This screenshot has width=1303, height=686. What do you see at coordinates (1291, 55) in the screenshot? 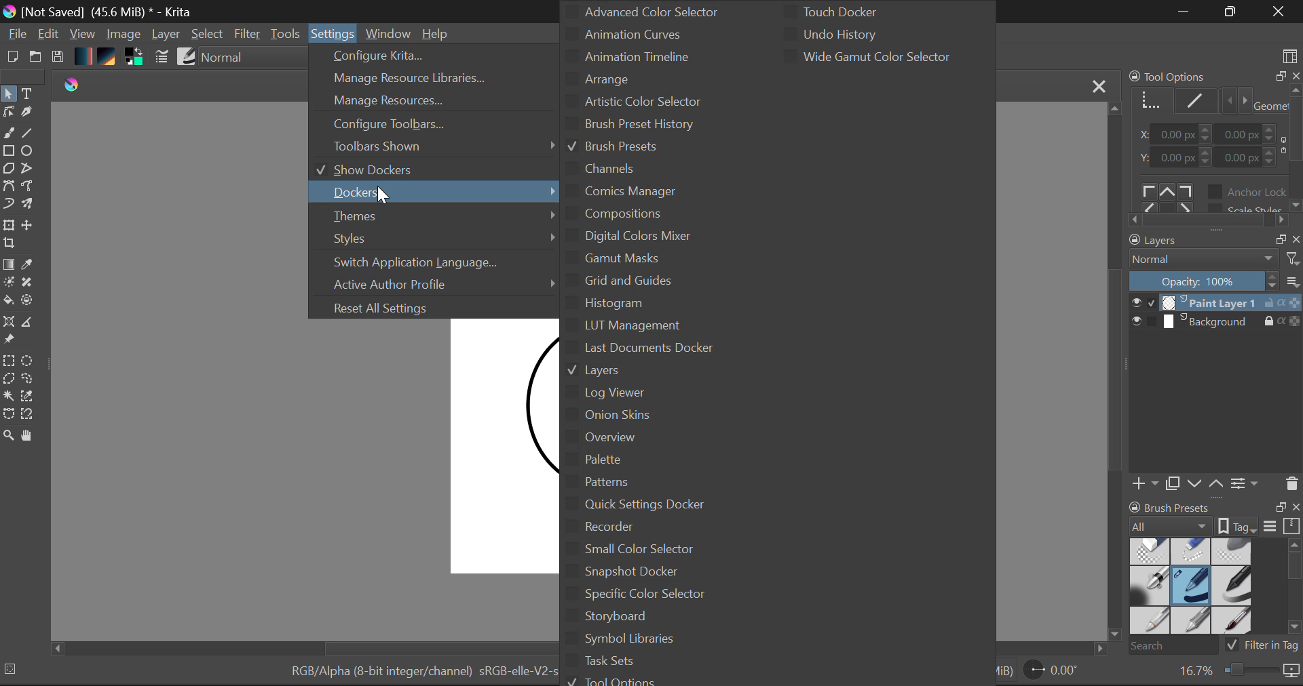
I see `Choose Workspace` at bounding box center [1291, 55].